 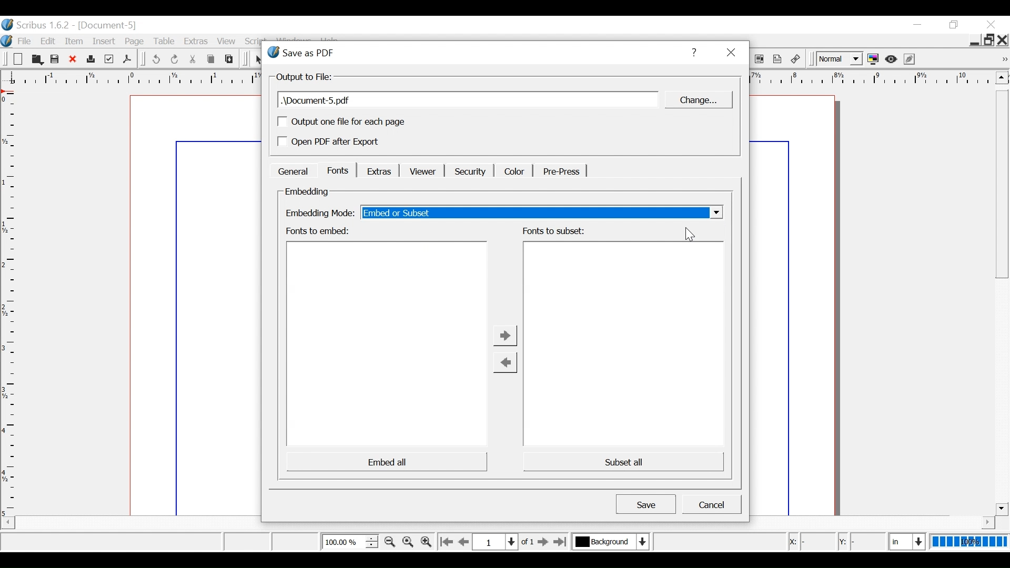 I want to click on Color, so click(x=513, y=170).